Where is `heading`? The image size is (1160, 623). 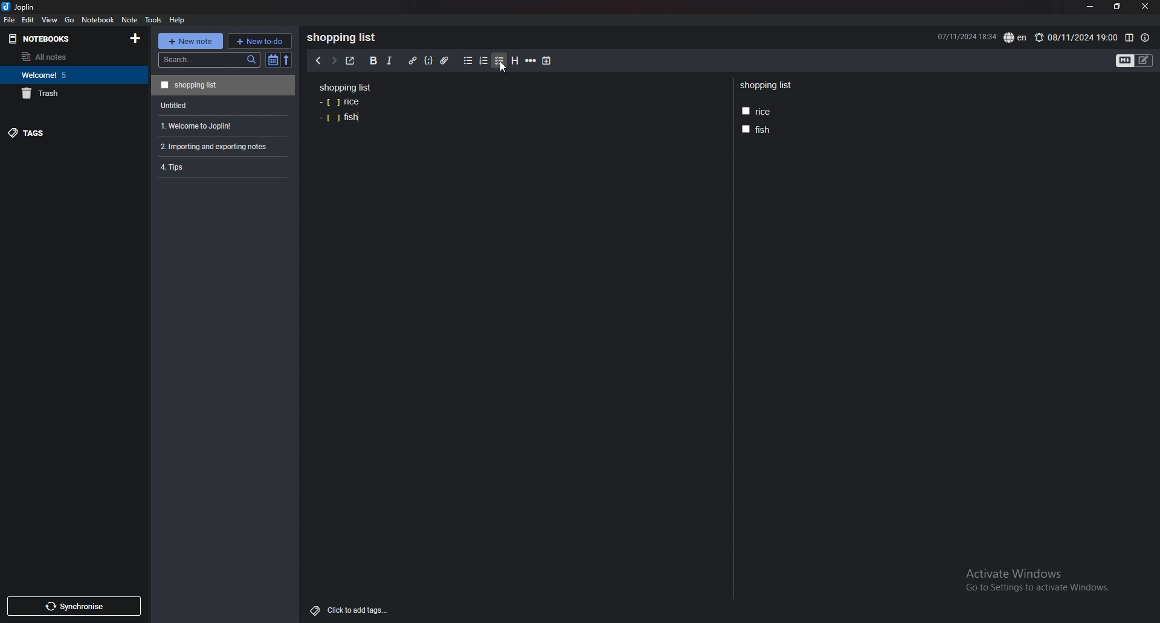
heading is located at coordinates (515, 61).